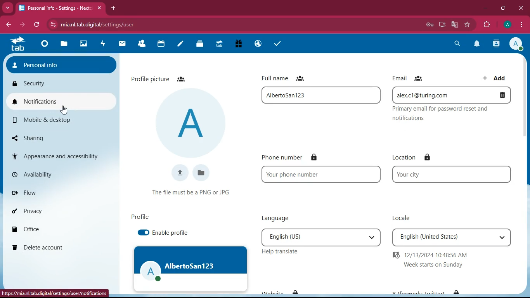  Describe the element at coordinates (99, 9) in the screenshot. I see `close` at that location.